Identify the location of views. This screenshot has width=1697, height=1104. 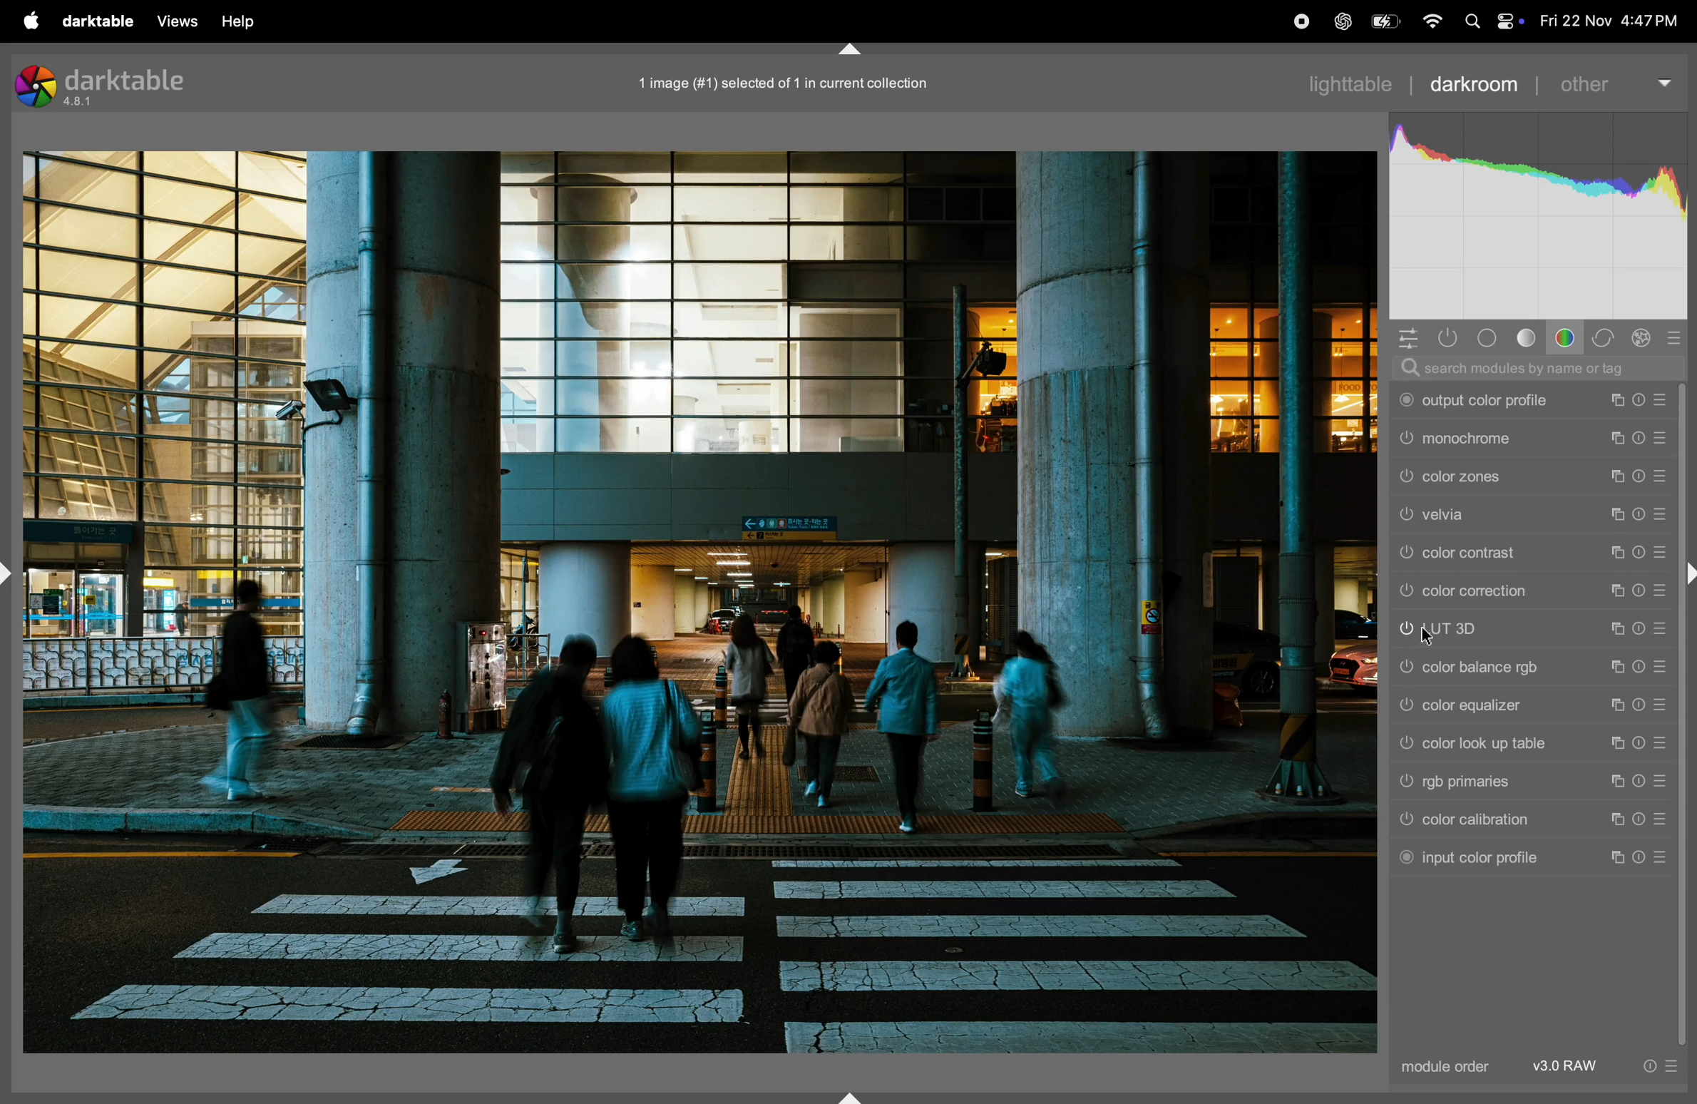
(178, 21).